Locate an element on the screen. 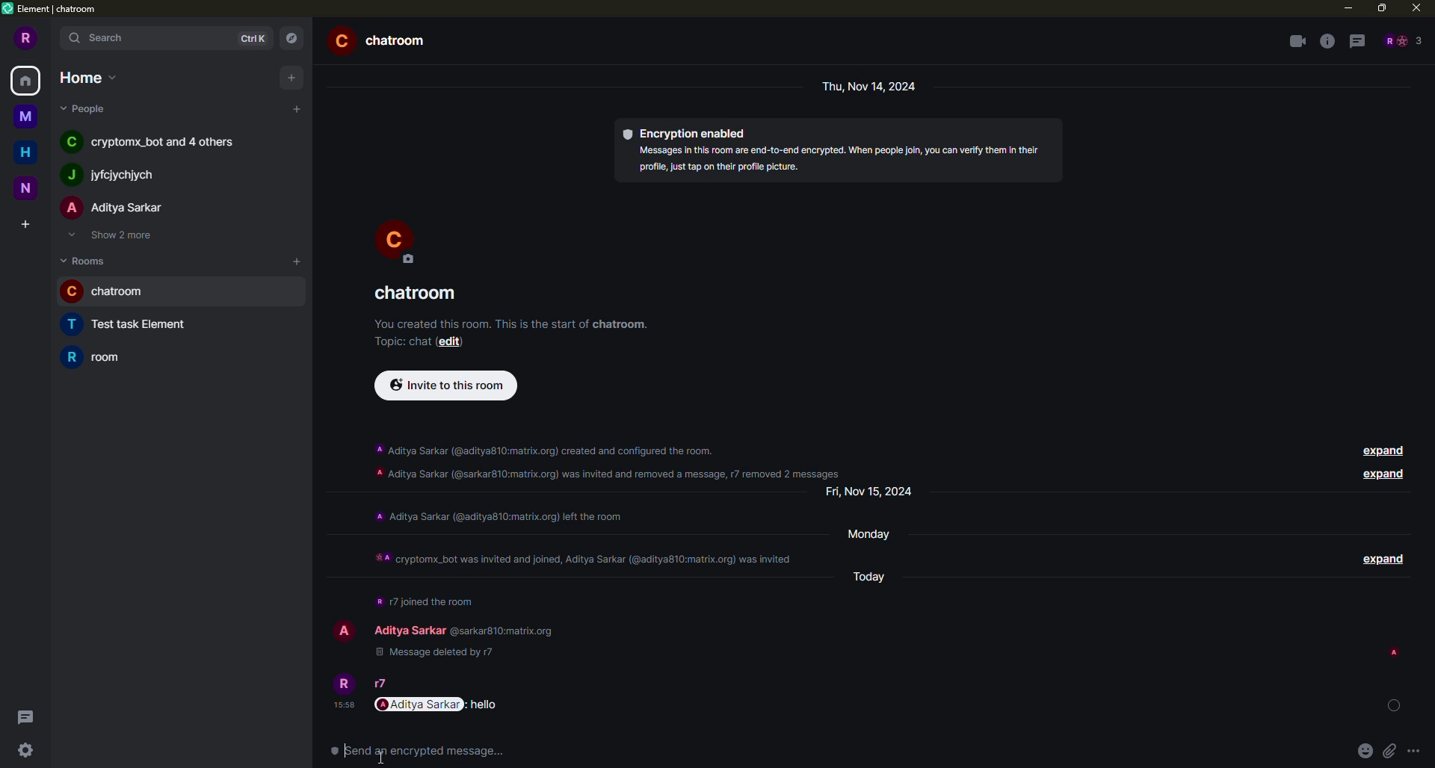 This screenshot has height=768, width=1435. info is located at coordinates (605, 459).